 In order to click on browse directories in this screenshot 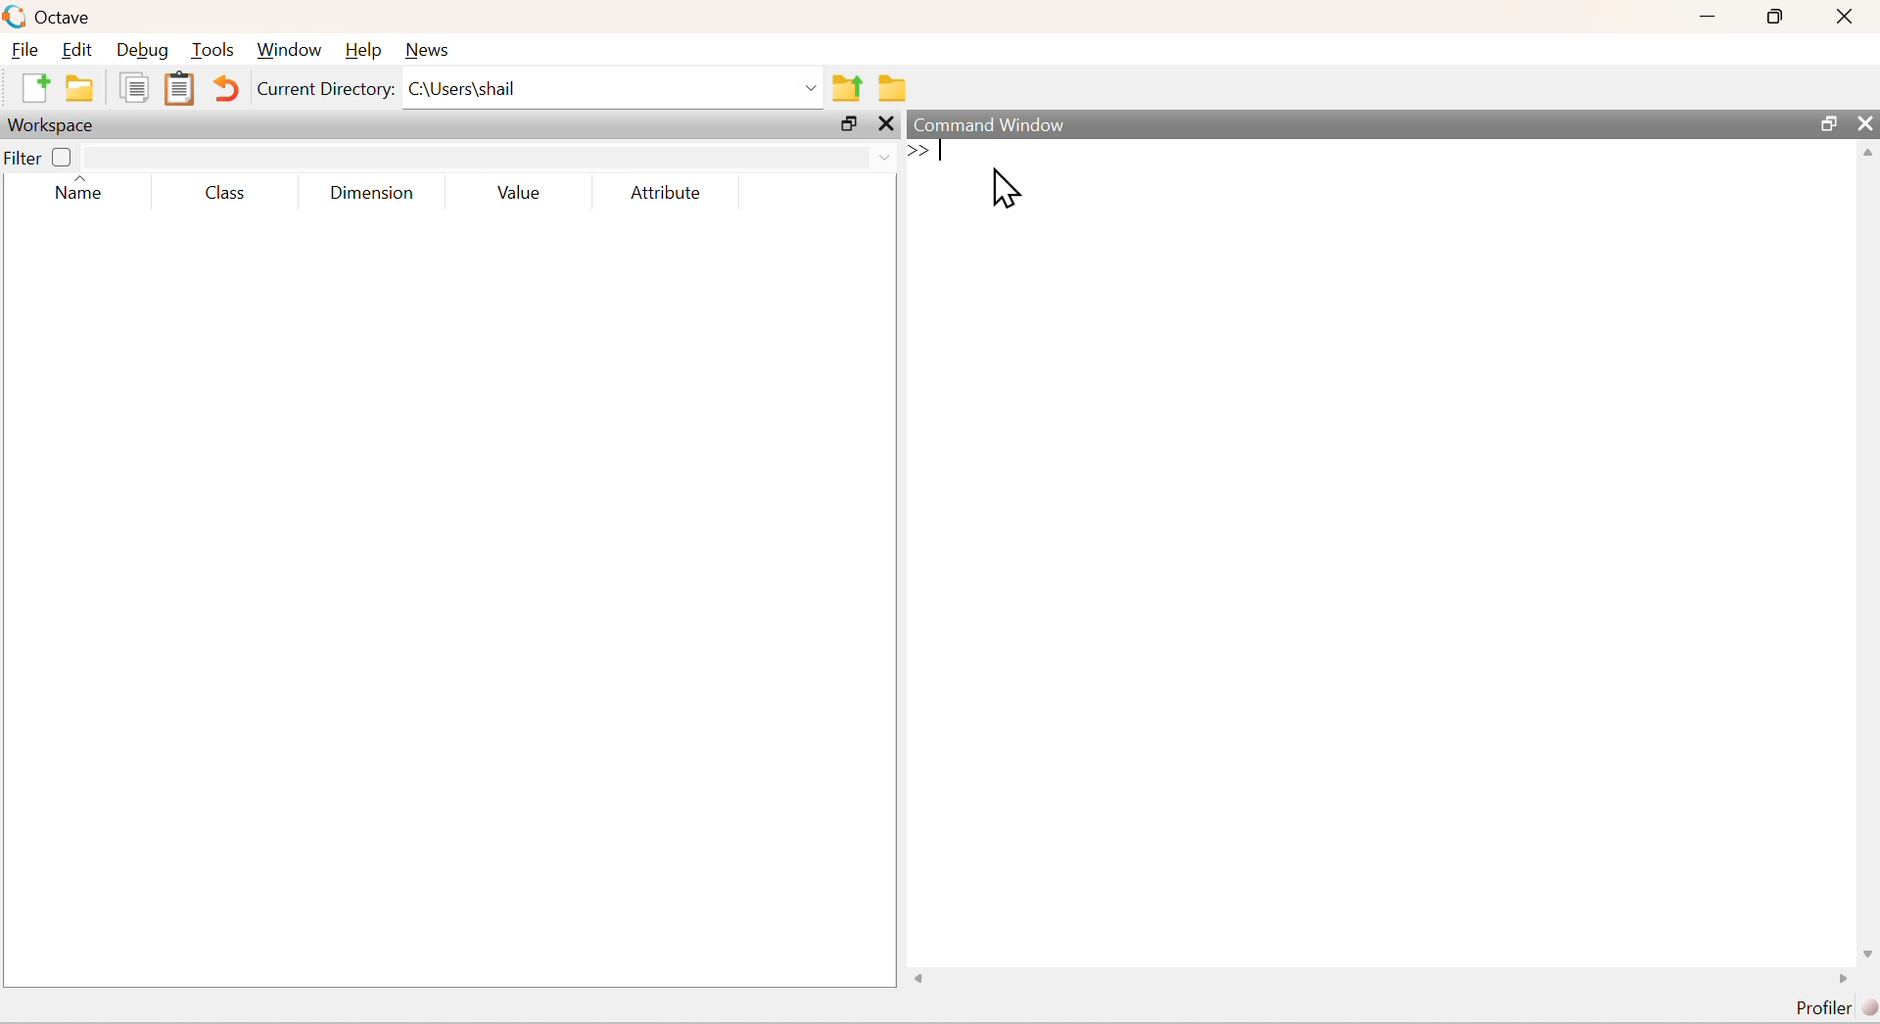, I will do `click(889, 88)`.